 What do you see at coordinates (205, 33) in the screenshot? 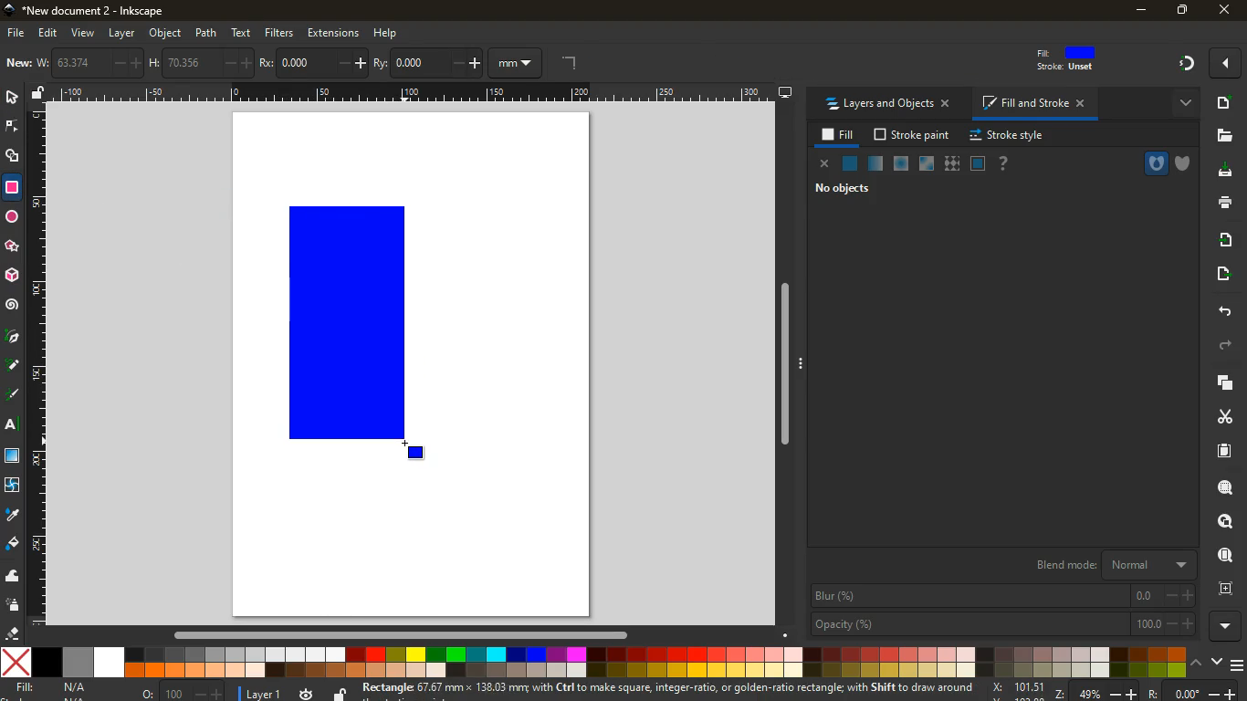
I see `path` at bounding box center [205, 33].